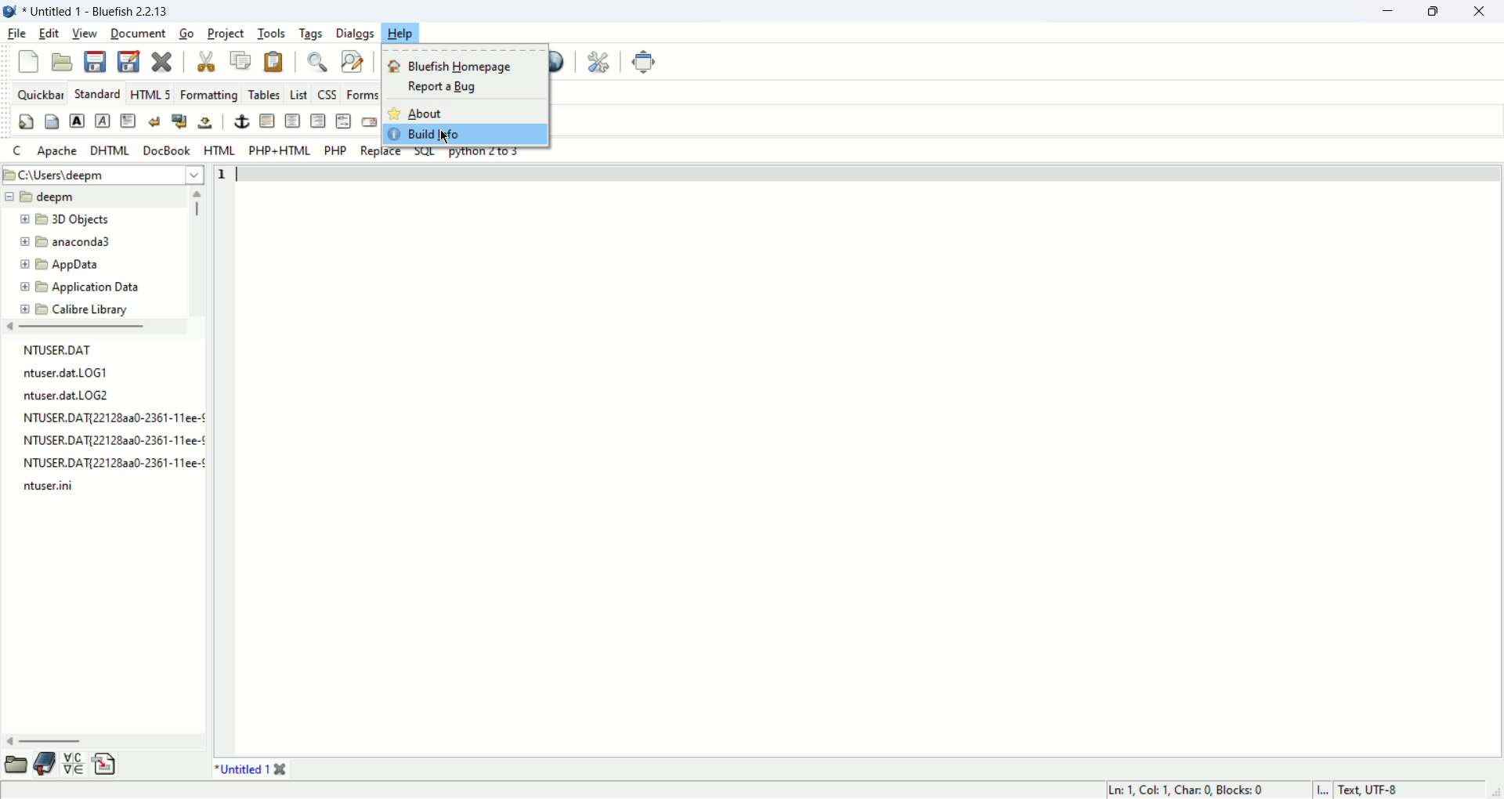 This screenshot has width=1504, height=799. I want to click on bluefish homepage, so click(454, 65).